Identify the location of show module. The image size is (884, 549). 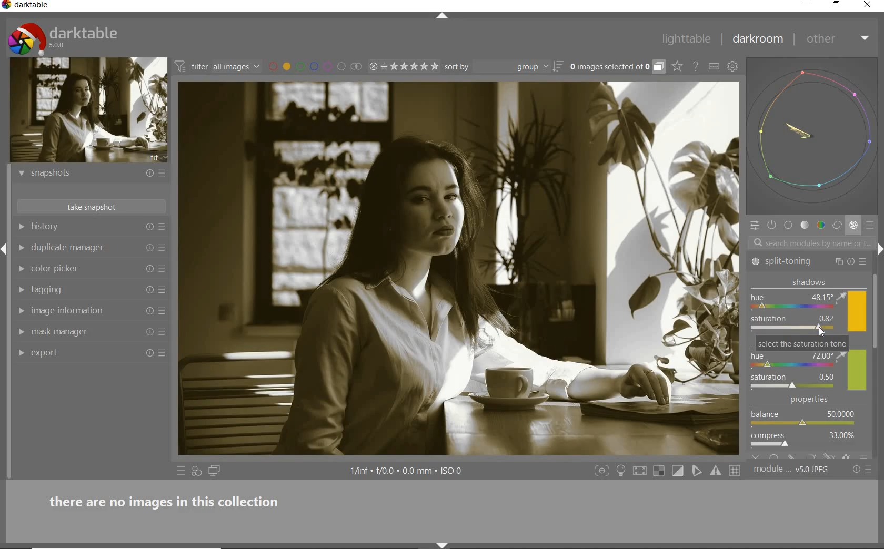
(19, 310).